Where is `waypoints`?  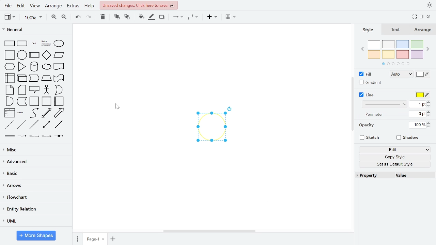 waypoints is located at coordinates (193, 17).